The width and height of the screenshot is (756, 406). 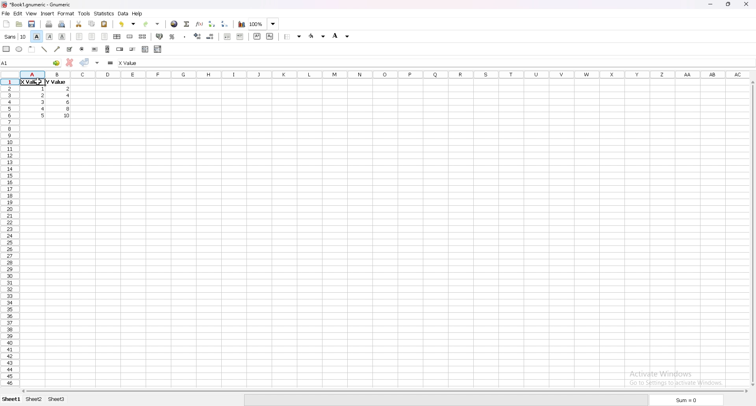 I want to click on value, so click(x=55, y=82).